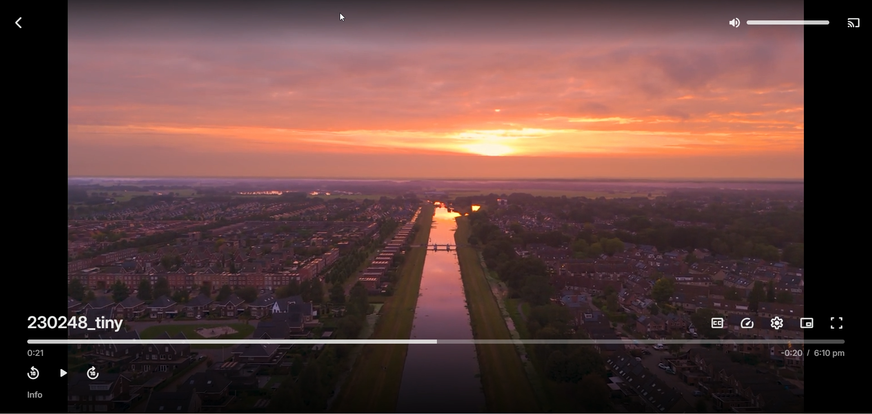 This screenshot has width=872, height=414. What do you see at coordinates (748, 324) in the screenshot?
I see `playback speed` at bounding box center [748, 324].